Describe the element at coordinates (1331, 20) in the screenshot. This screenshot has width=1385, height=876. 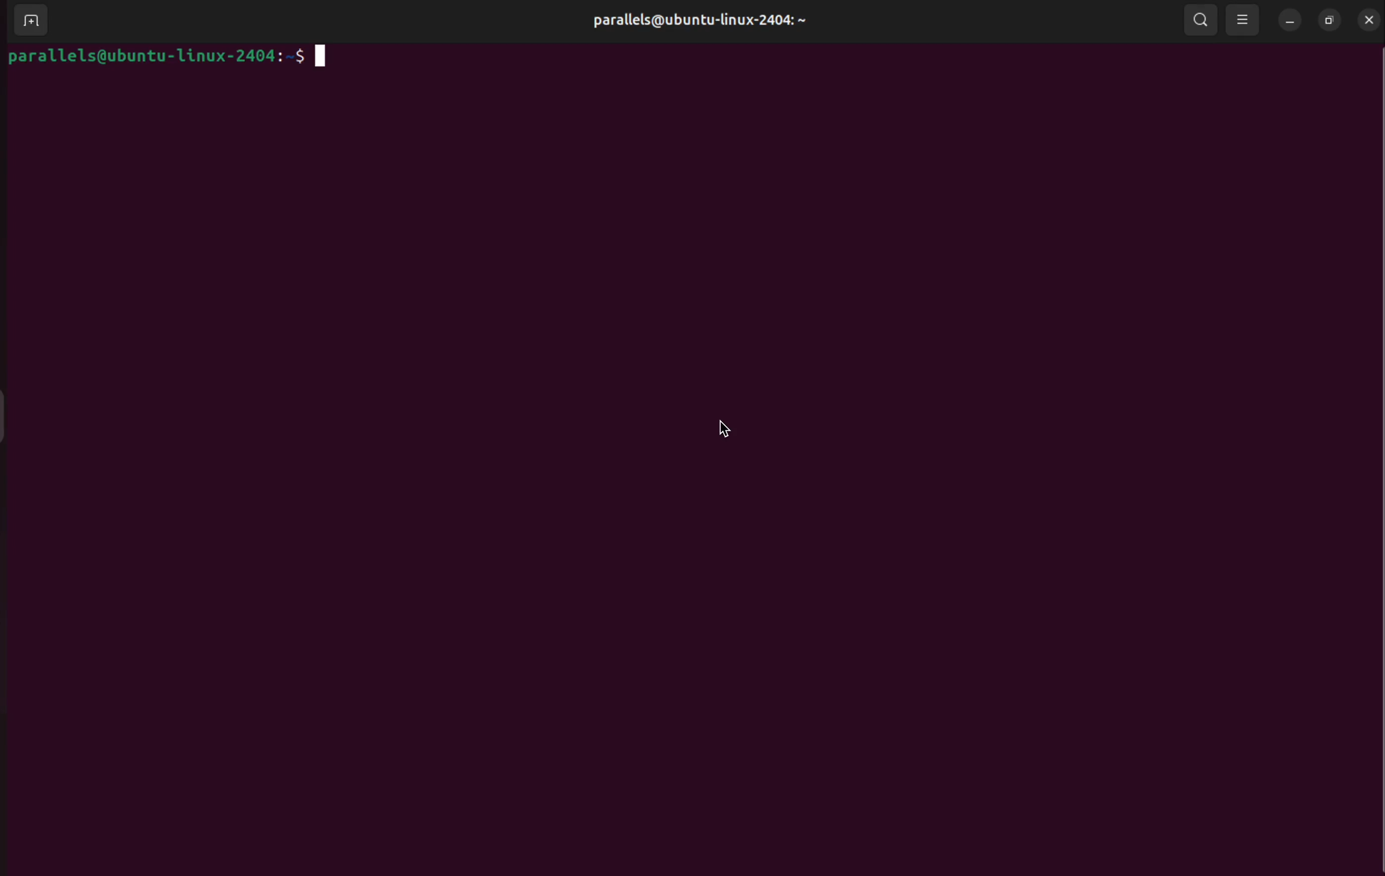
I see `resize` at that location.